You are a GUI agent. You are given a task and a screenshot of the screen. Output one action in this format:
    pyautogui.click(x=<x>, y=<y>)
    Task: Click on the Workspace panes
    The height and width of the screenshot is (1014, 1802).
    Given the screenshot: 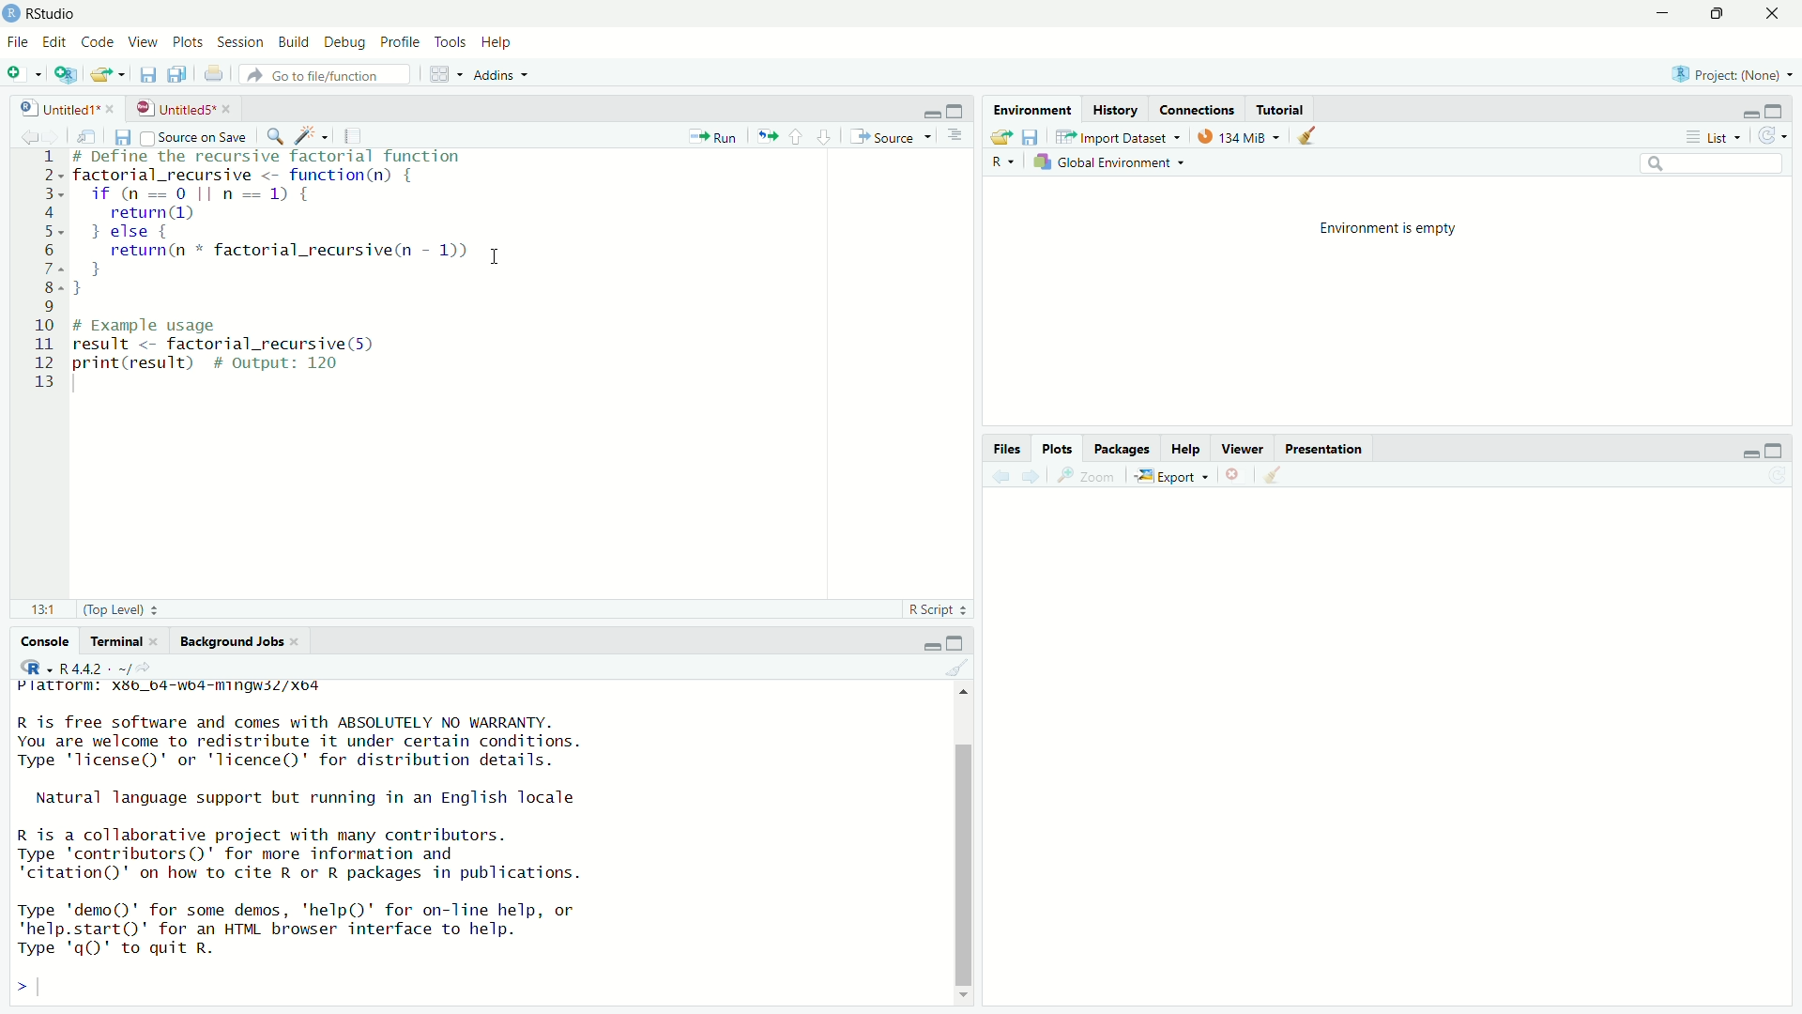 What is the action you would take?
    pyautogui.click(x=444, y=75)
    